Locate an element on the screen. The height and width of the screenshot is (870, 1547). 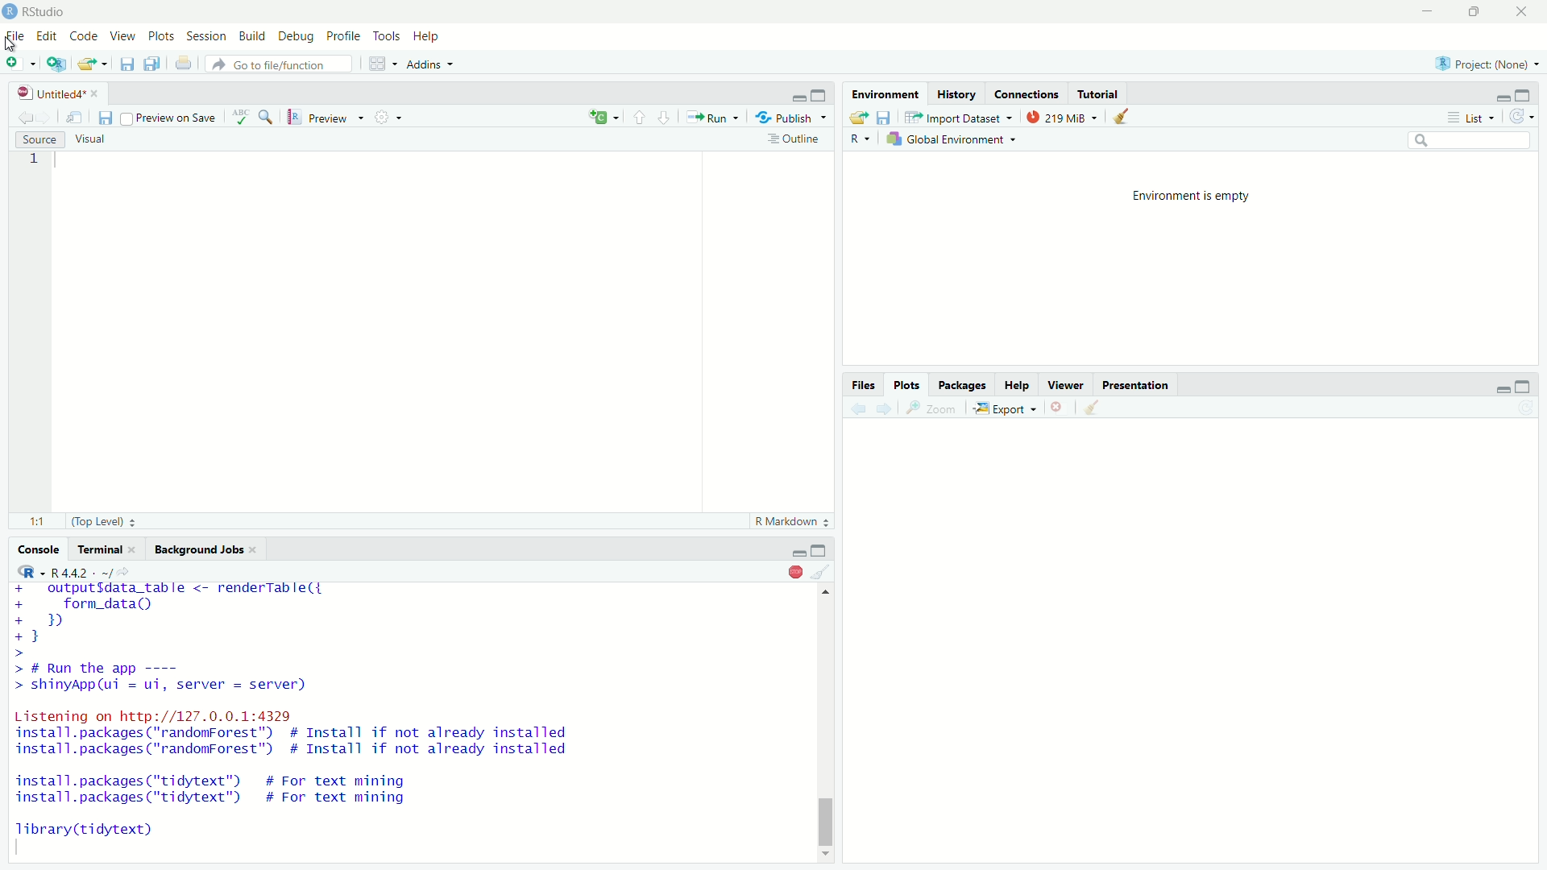
RStudio is located at coordinates (46, 12).